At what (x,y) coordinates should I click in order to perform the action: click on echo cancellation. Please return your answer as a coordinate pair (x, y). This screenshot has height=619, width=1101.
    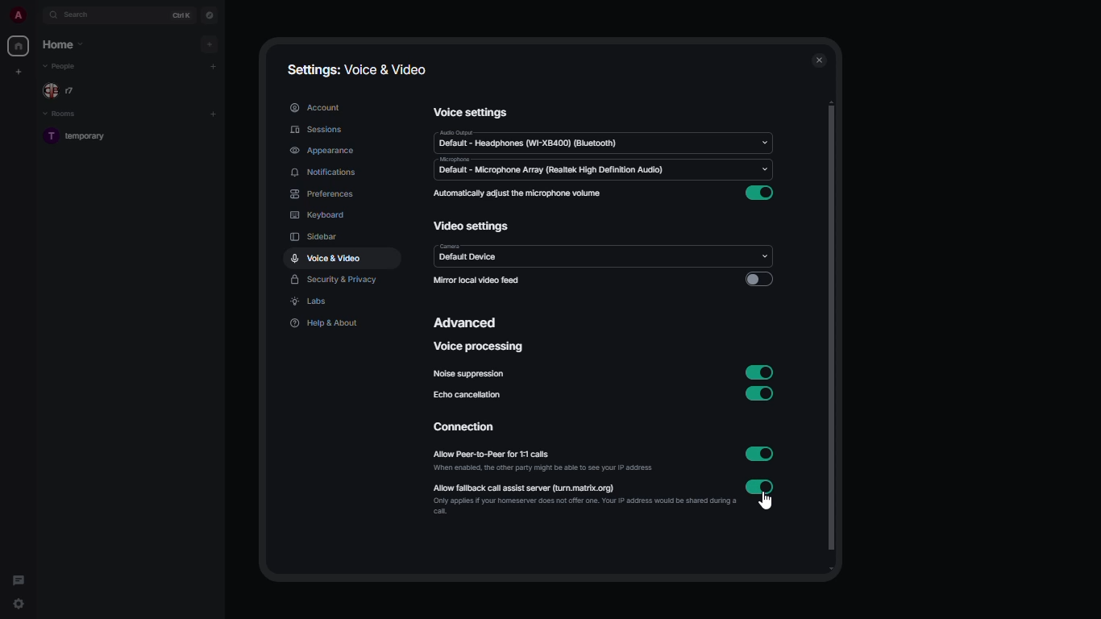
    Looking at the image, I should click on (470, 397).